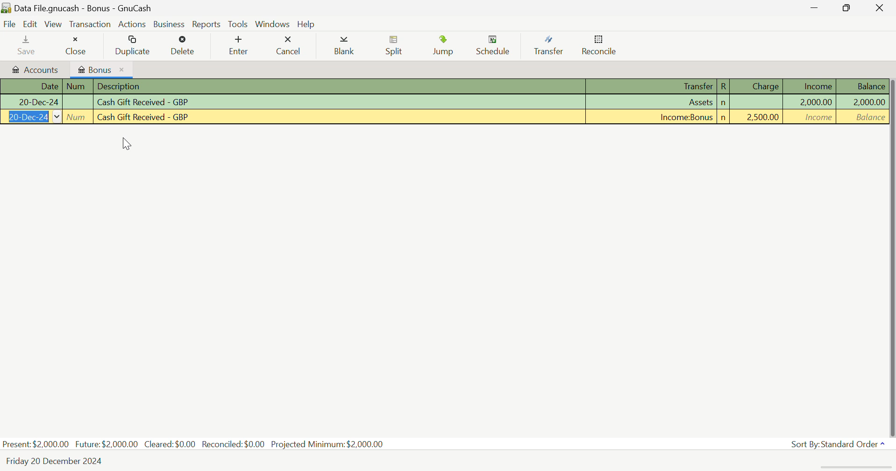 The width and height of the screenshot is (896, 471). I want to click on Enter, so click(238, 45).